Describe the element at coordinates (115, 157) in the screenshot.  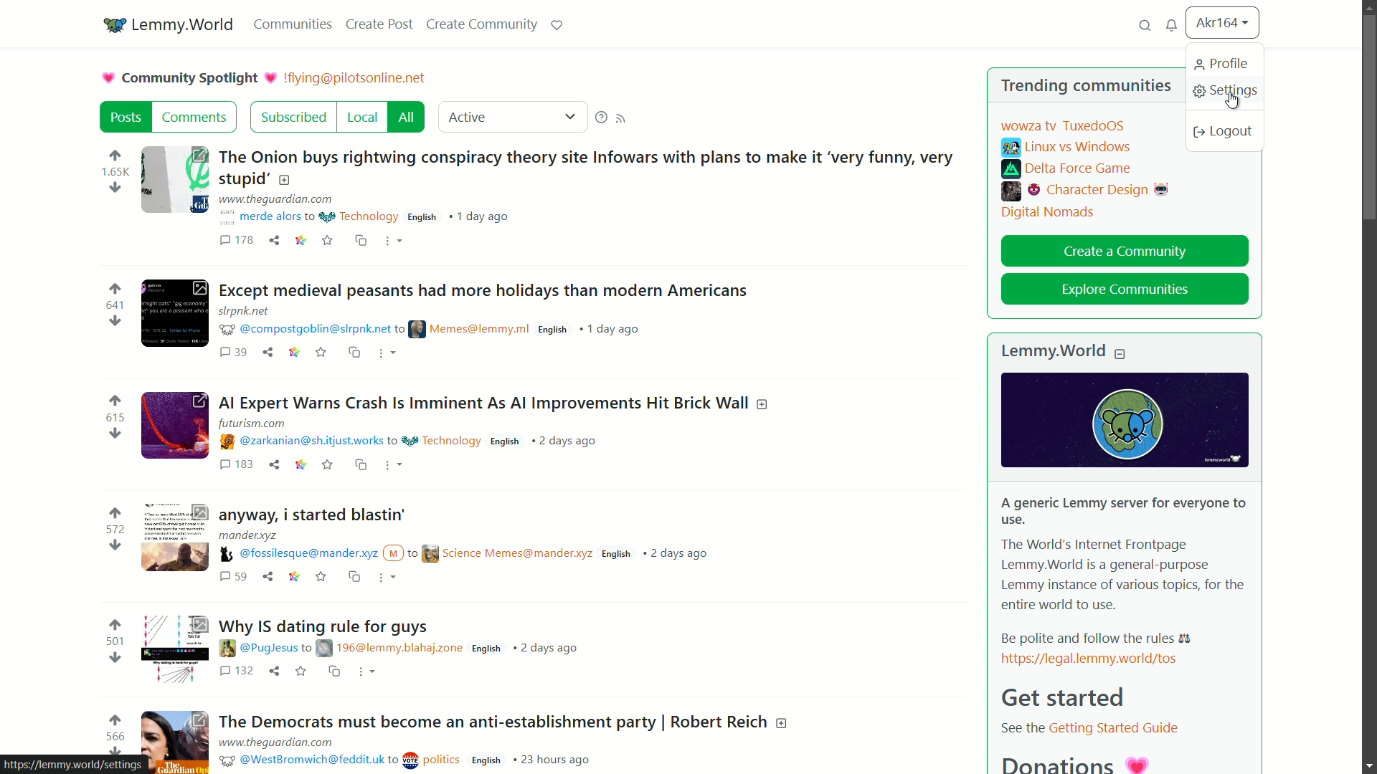
I see `upvote` at that location.